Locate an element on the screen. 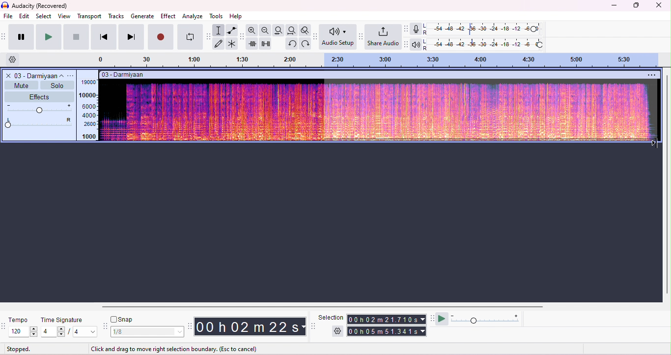 This screenshot has width=671, height=355. playback level is located at coordinates (484, 44).